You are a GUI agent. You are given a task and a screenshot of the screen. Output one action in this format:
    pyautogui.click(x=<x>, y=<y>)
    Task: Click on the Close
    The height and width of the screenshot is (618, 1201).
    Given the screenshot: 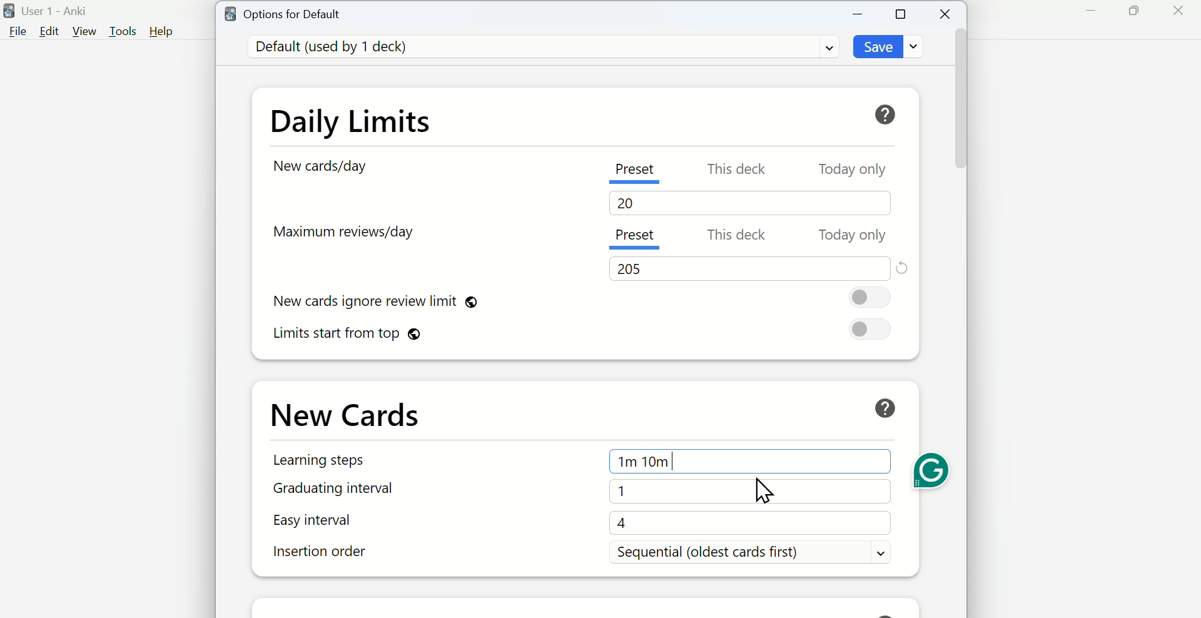 What is the action you would take?
    pyautogui.click(x=1180, y=13)
    